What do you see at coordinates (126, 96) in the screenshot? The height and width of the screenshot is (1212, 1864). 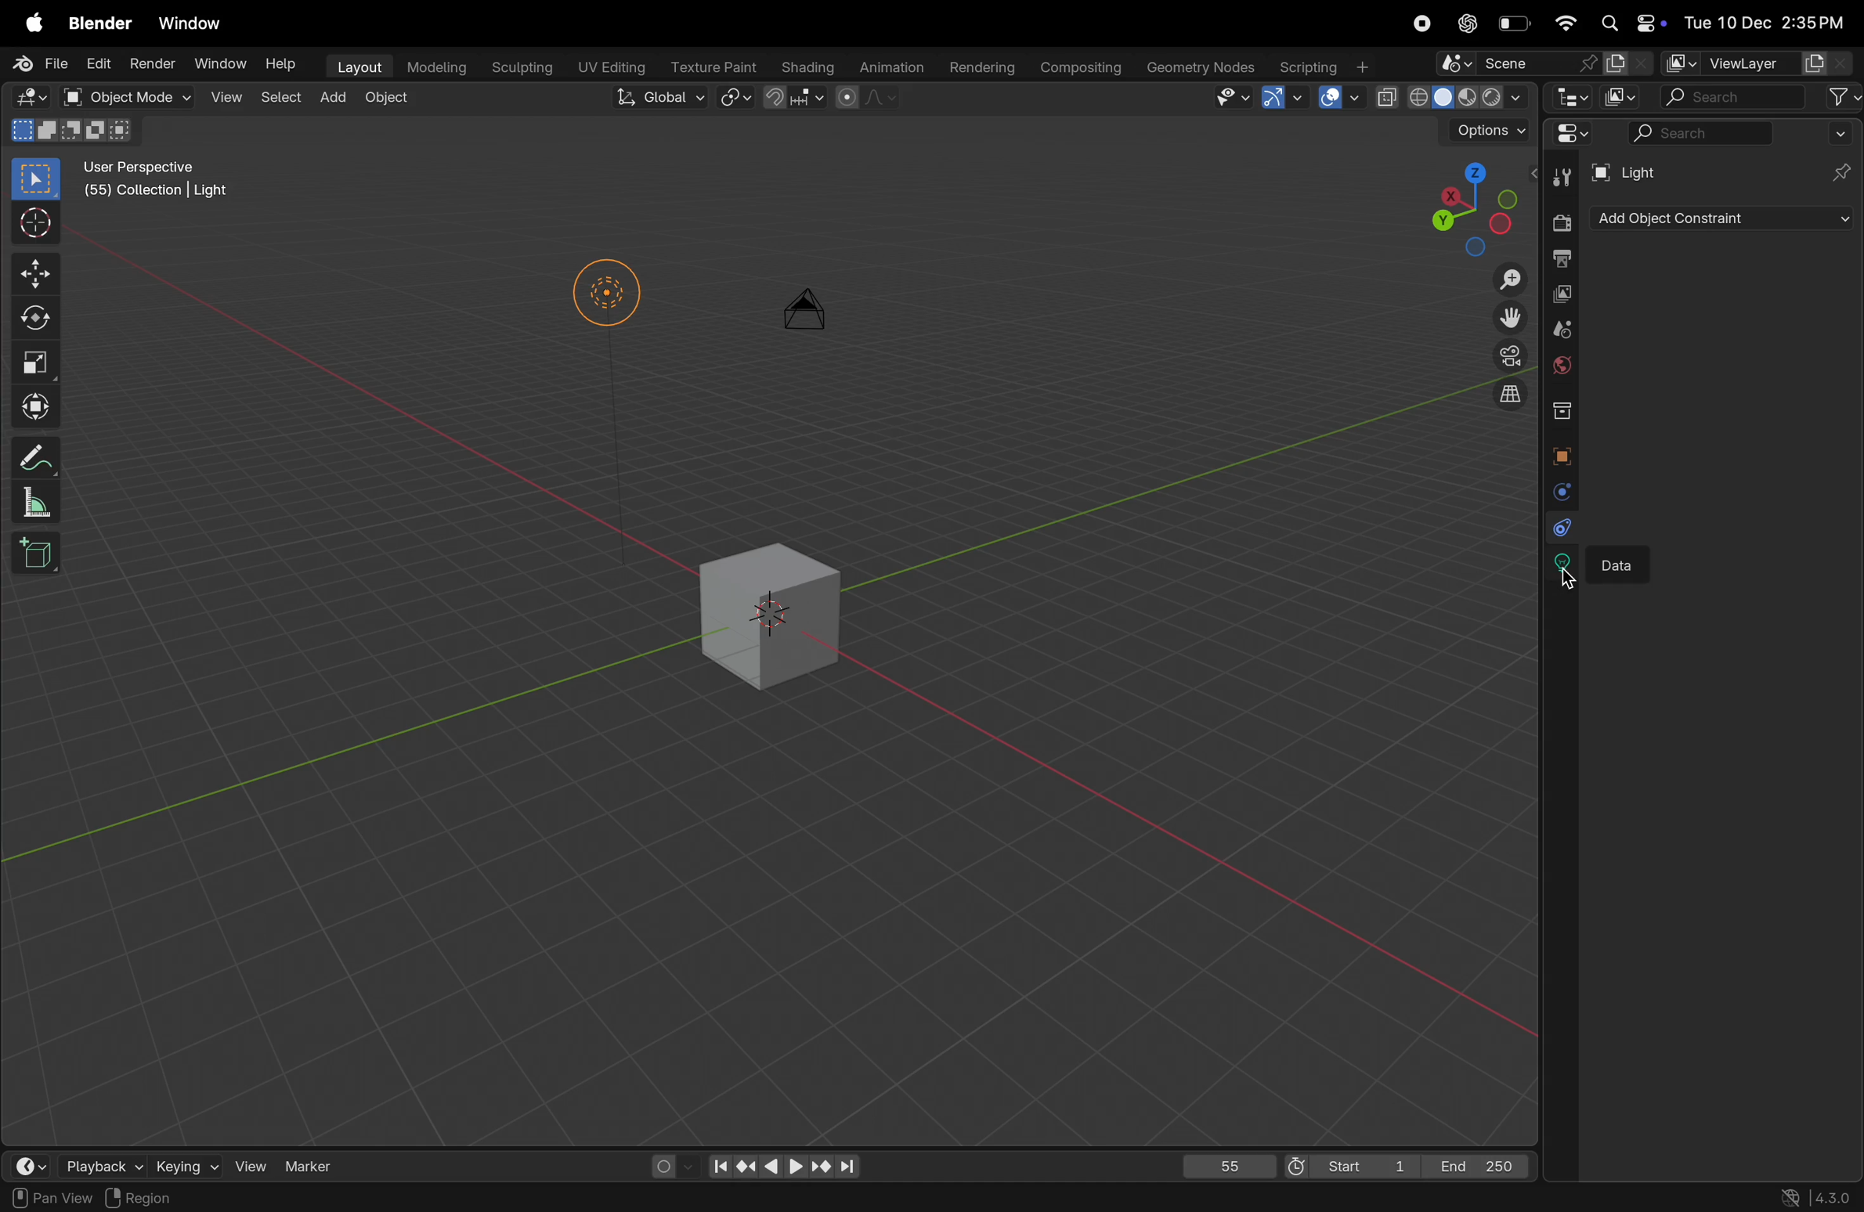 I see `object mode` at bounding box center [126, 96].